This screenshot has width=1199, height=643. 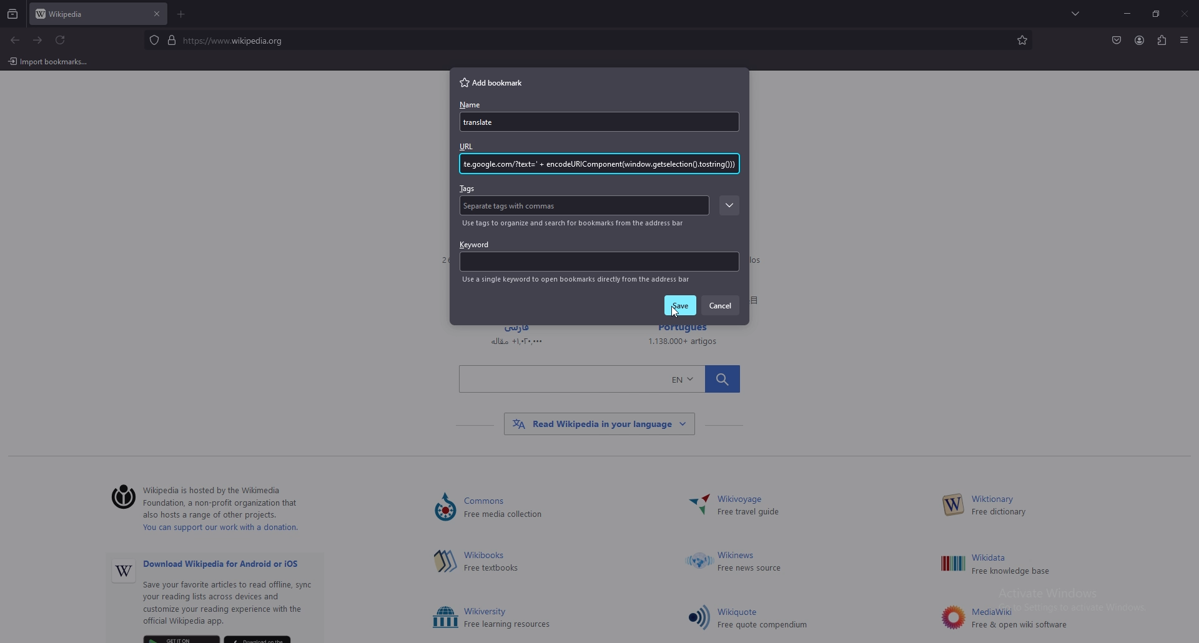 I want to click on , so click(x=954, y=505).